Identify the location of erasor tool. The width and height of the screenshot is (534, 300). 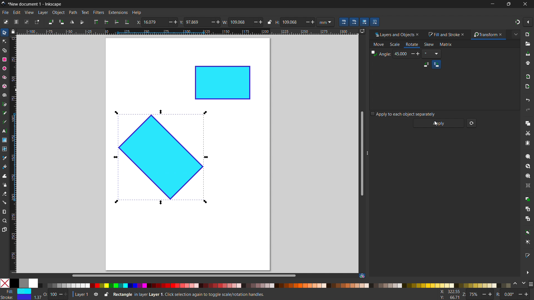
(4, 194).